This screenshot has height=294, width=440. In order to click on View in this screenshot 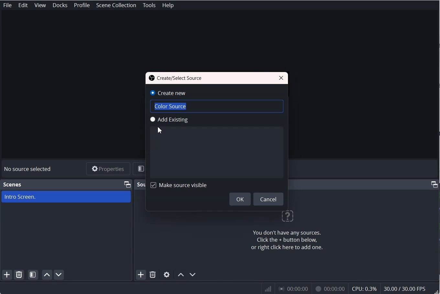, I will do `click(40, 5)`.